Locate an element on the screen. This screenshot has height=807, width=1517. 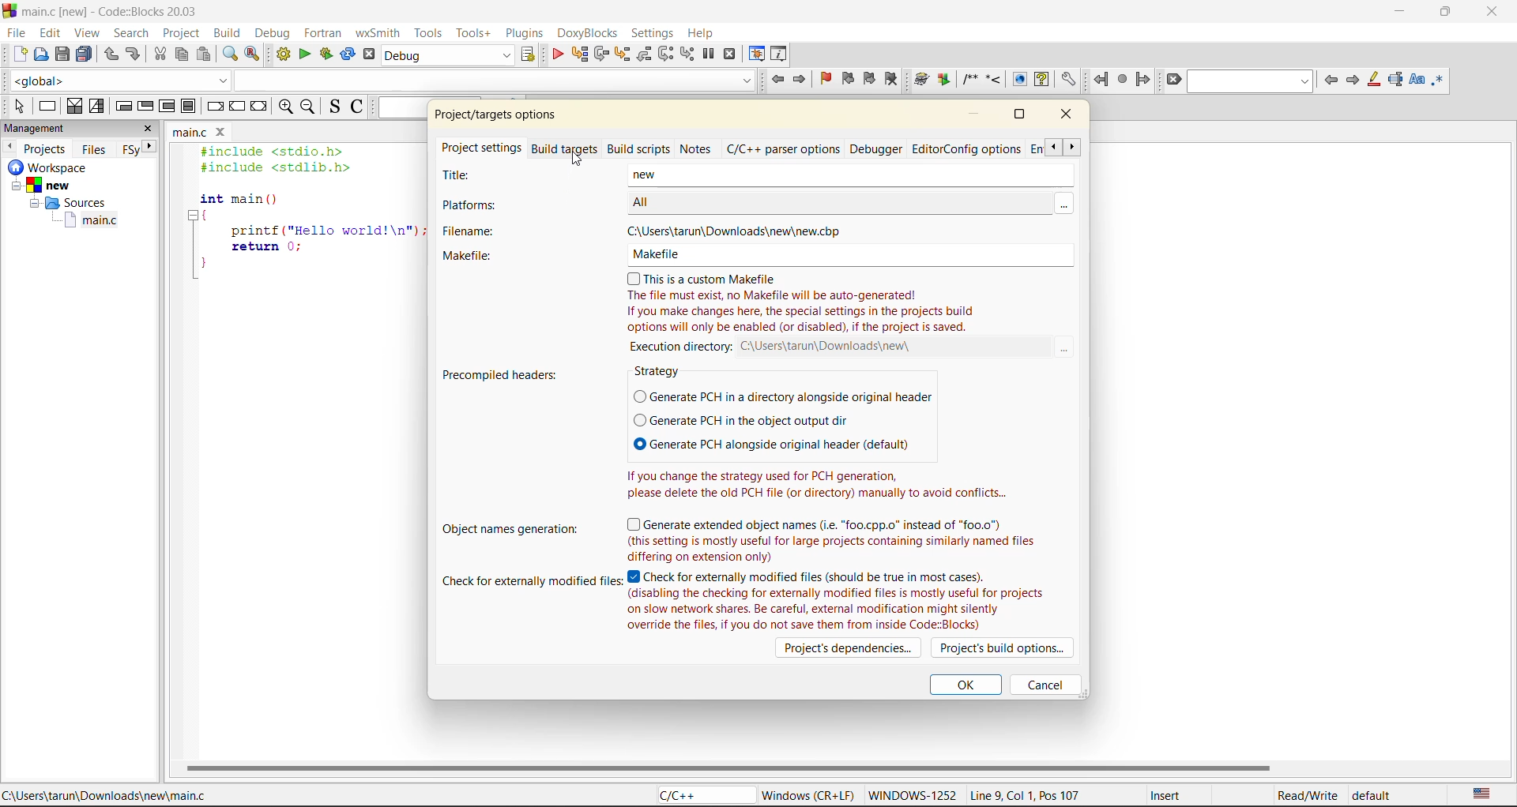
FSy is located at coordinates (131, 148).